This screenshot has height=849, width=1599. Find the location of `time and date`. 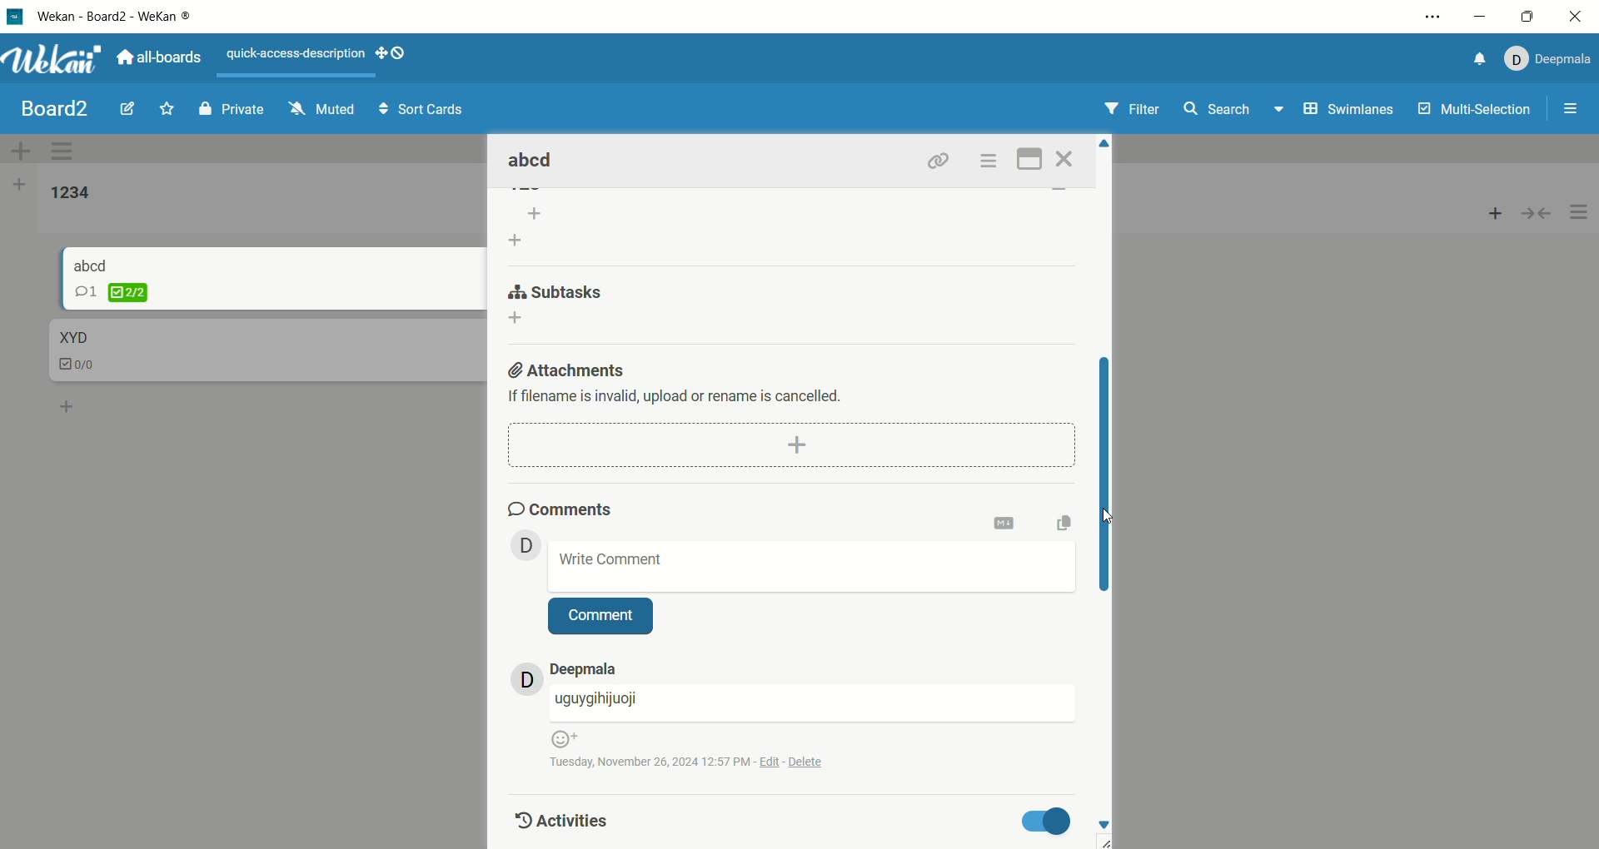

time and date is located at coordinates (698, 760).